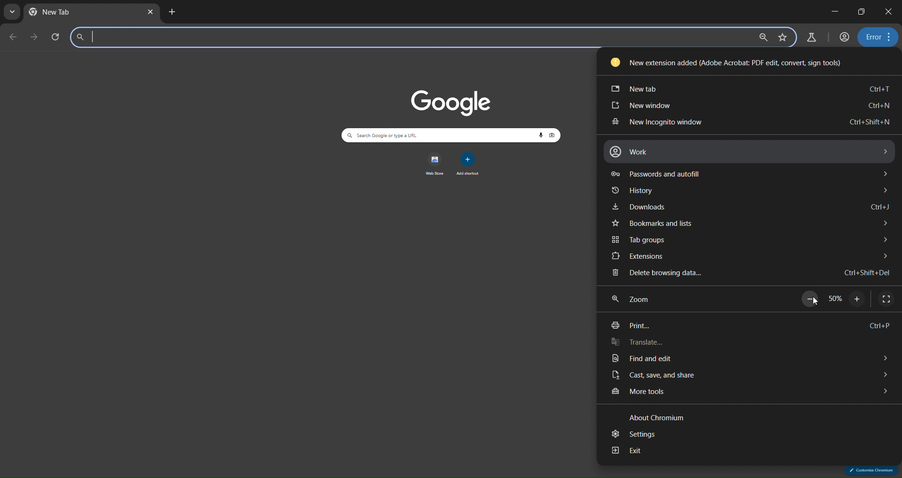 This screenshot has width=902, height=478. What do you see at coordinates (753, 86) in the screenshot?
I see `new tab` at bounding box center [753, 86].